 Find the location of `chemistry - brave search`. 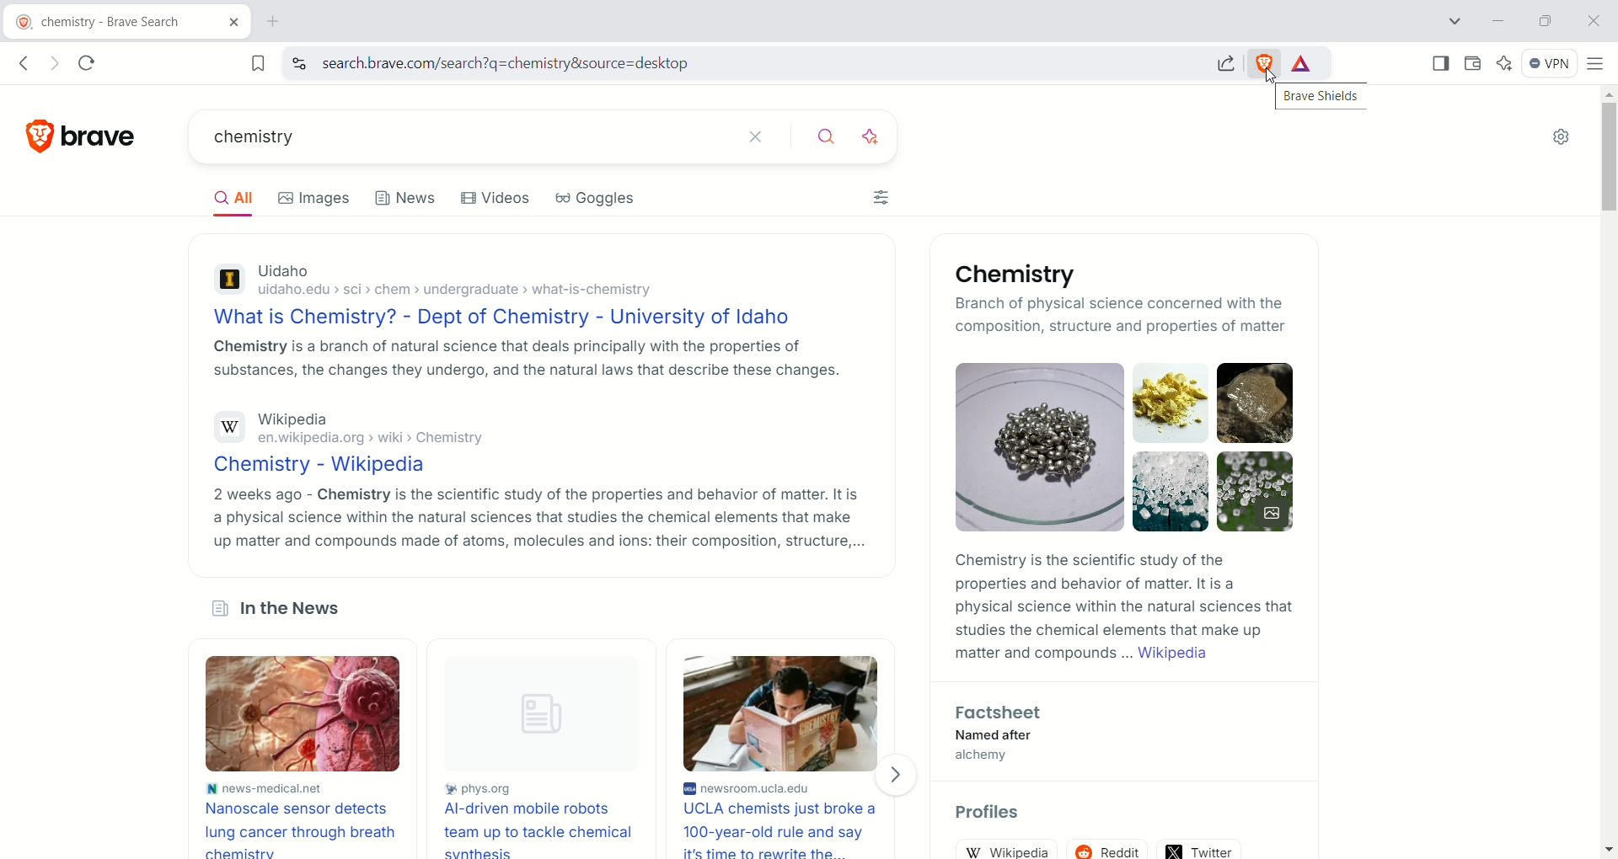

chemistry - brave search is located at coordinates (126, 19).